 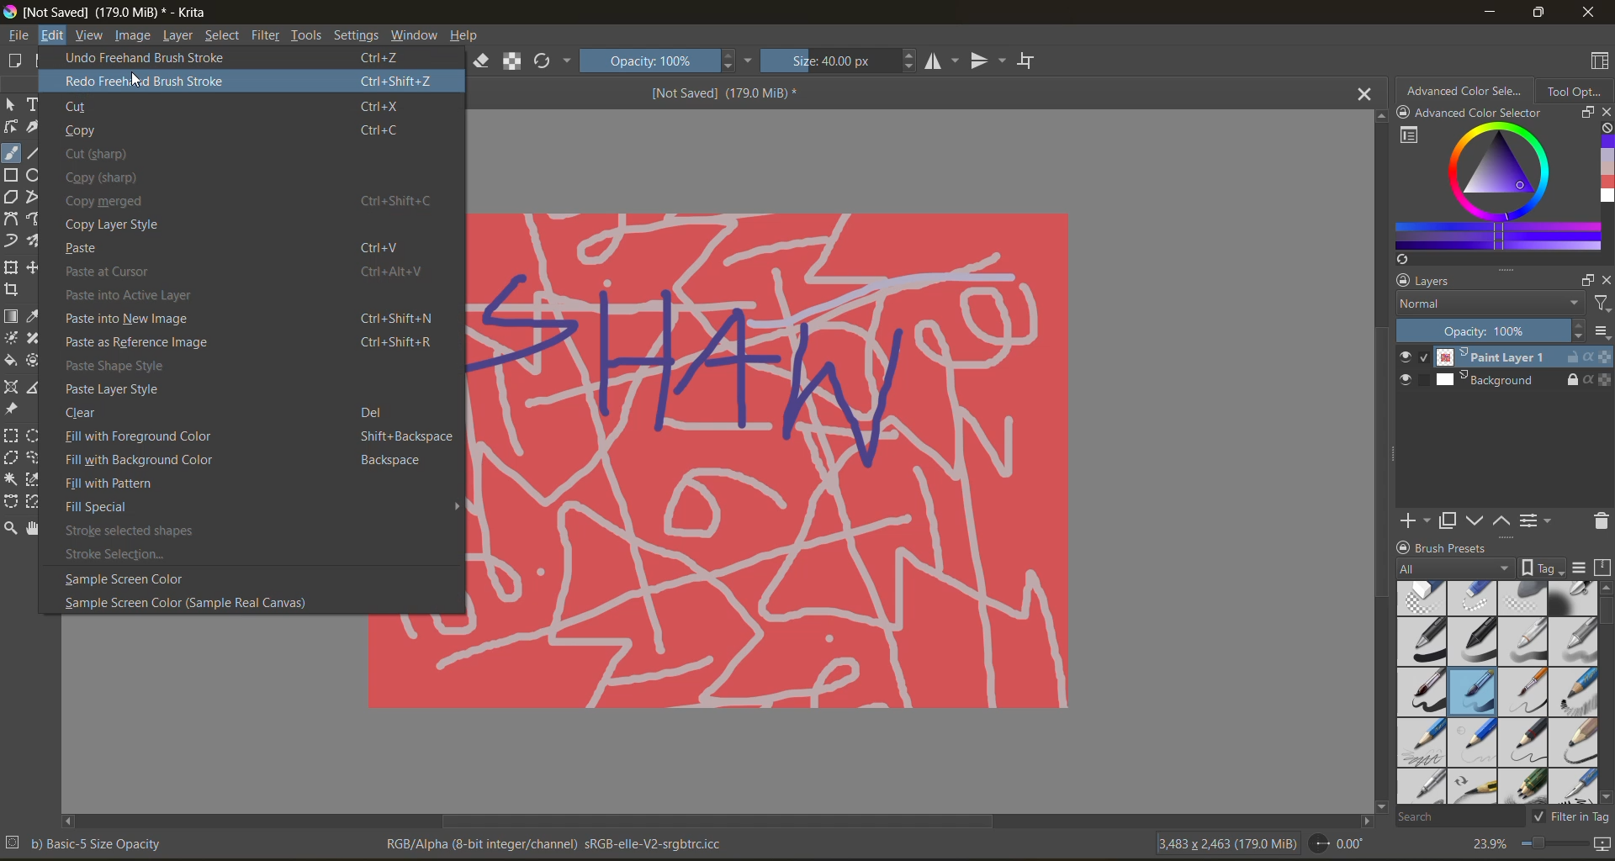 What do you see at coordinates (1488, 844) in the screenshot?
I see `23.9%` at bounding box center [1488, 844].